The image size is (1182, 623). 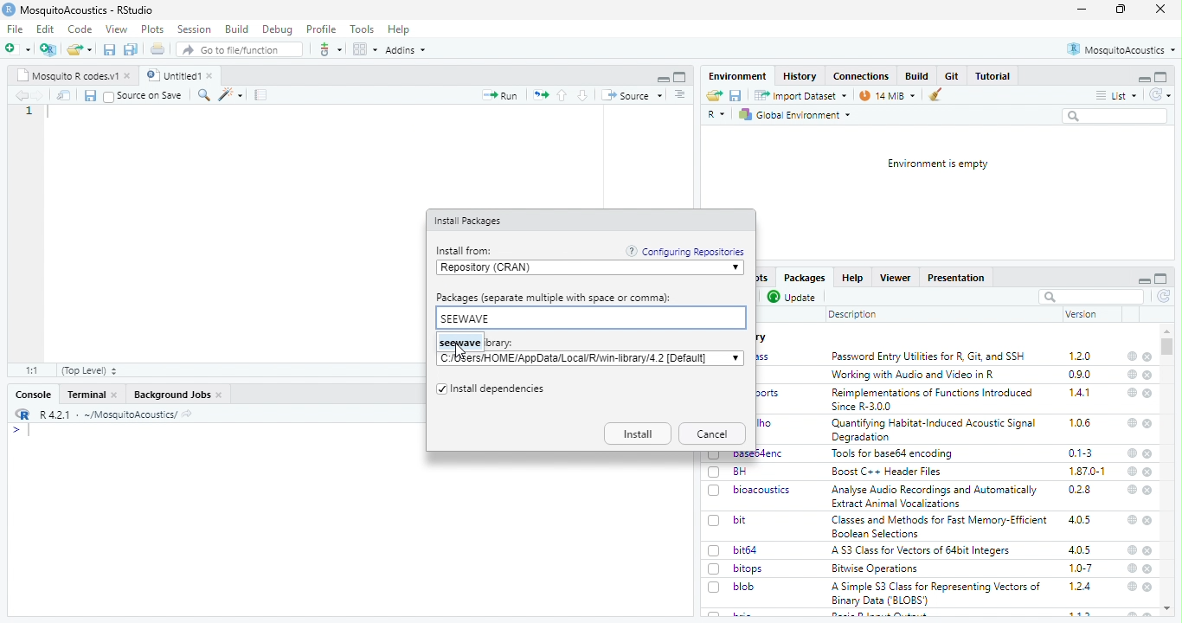 What do you see at coordinates (499, 390) in the screenshot?
I see `Install dependencies` at bounding box center [499, 390].